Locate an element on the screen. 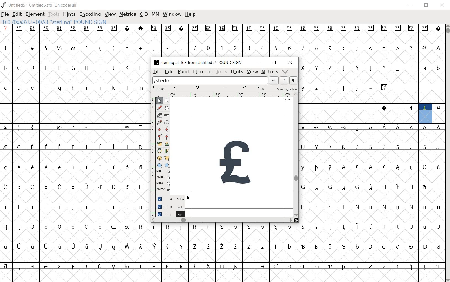 Image resolution: width=450 pixels, height=282 pixels. b is located at coordinates (438, 68).